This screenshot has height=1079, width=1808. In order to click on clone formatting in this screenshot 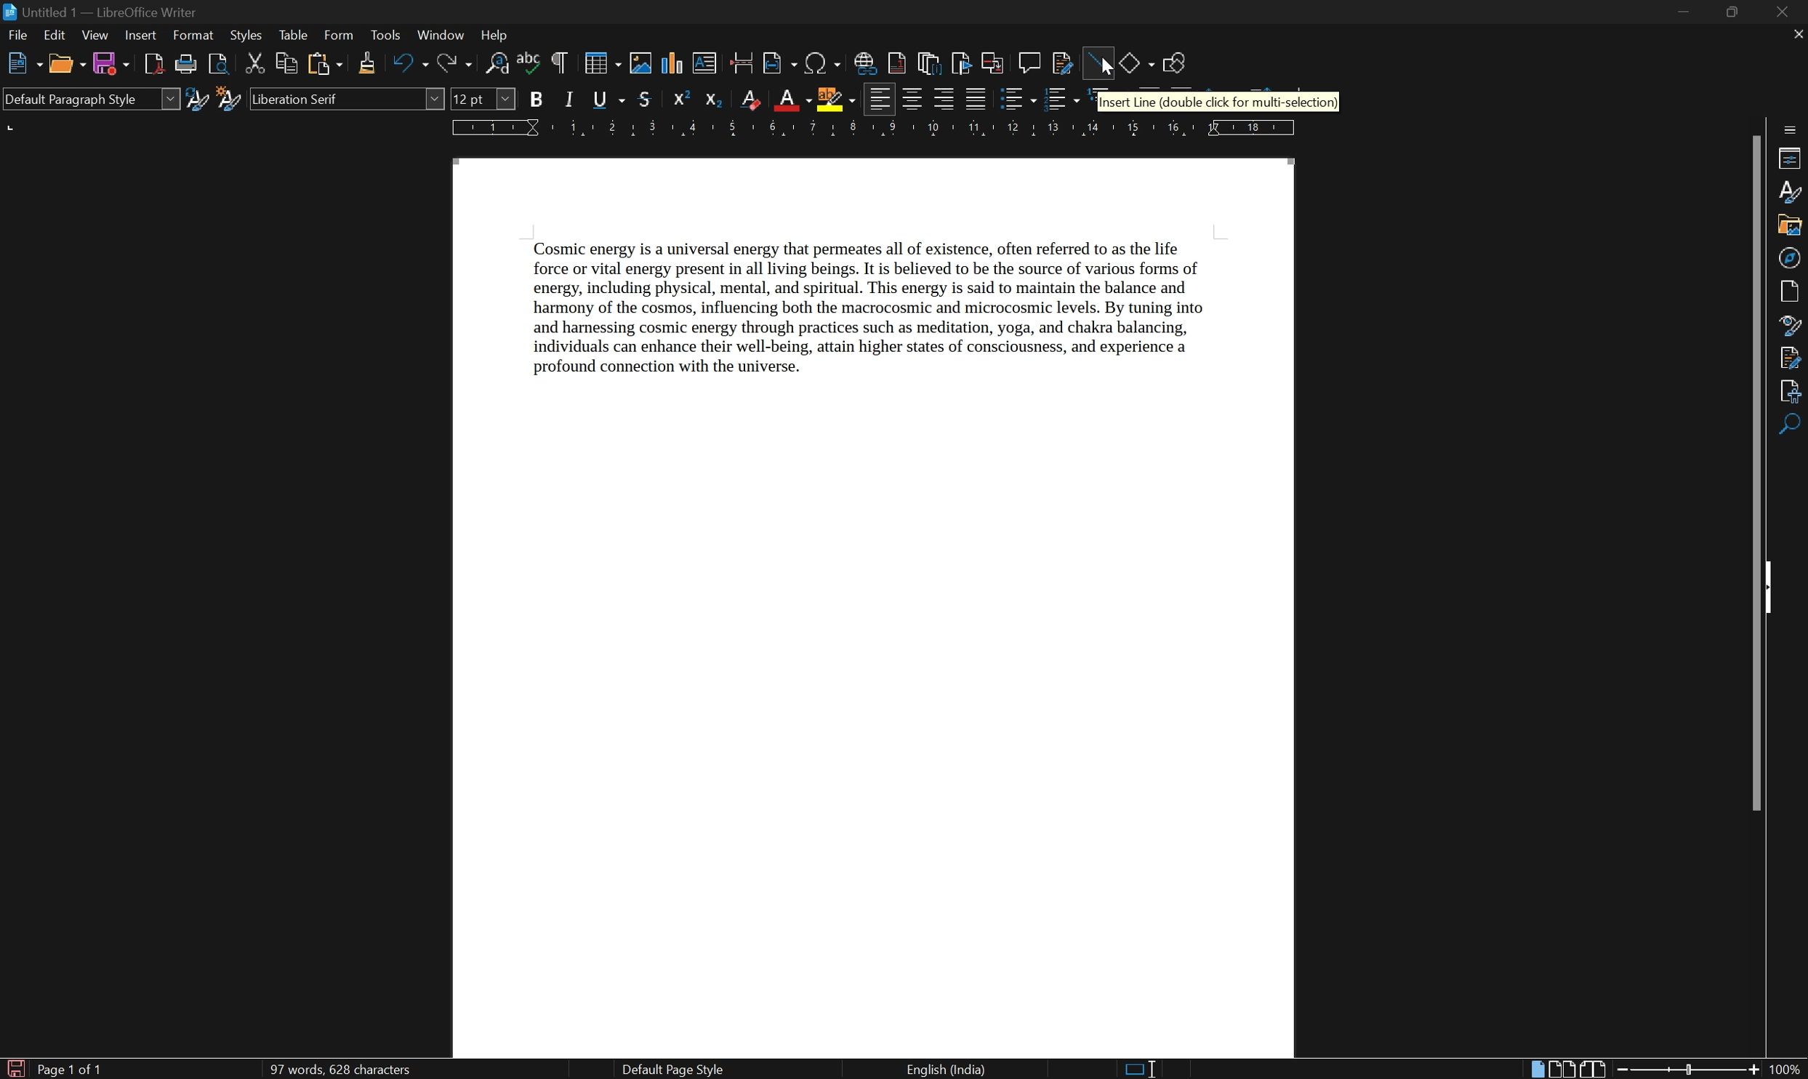, I will do `click(366, 63)`.